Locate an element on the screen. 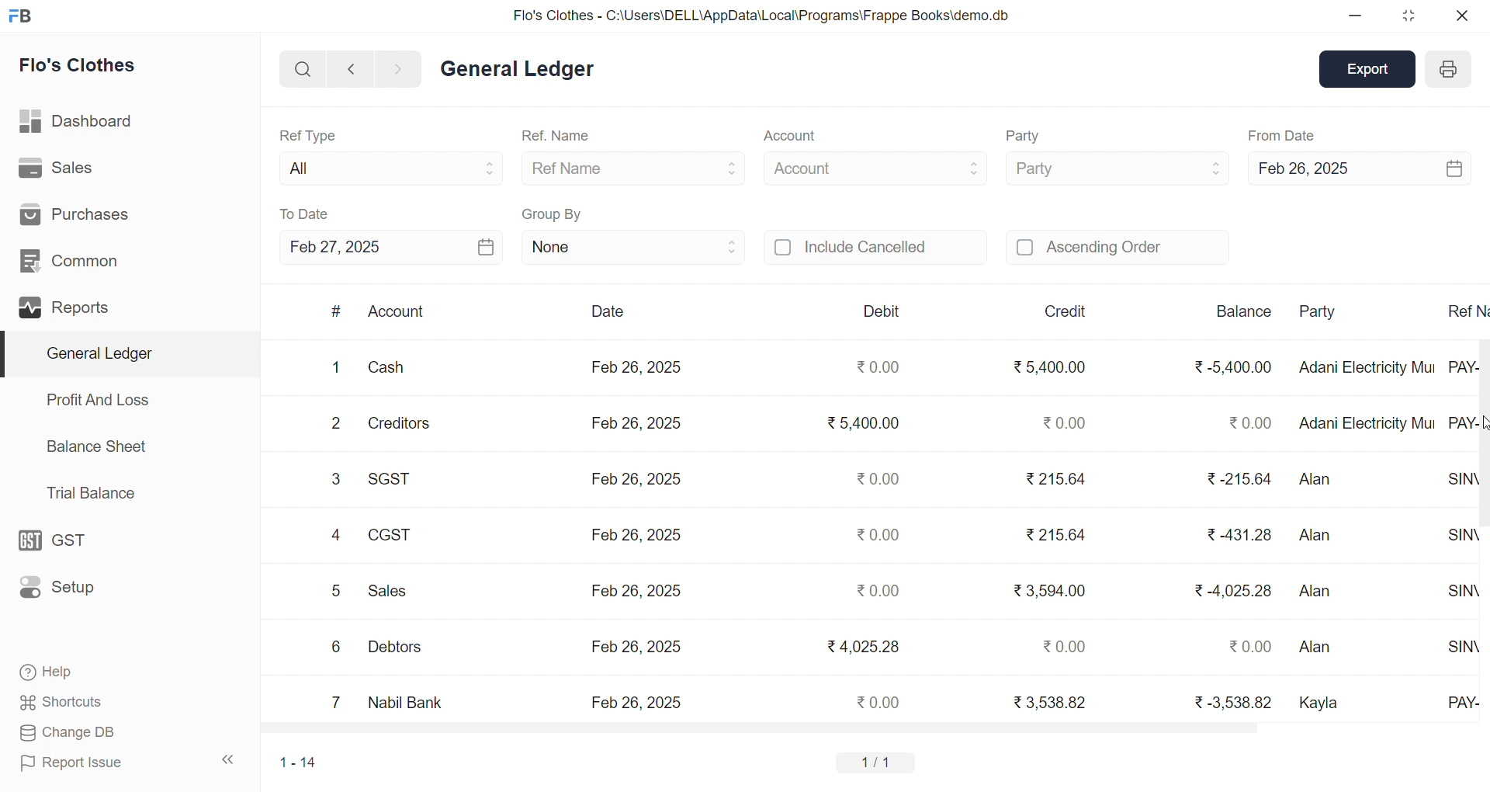  SEARCH is located at coordinates (301, 68).